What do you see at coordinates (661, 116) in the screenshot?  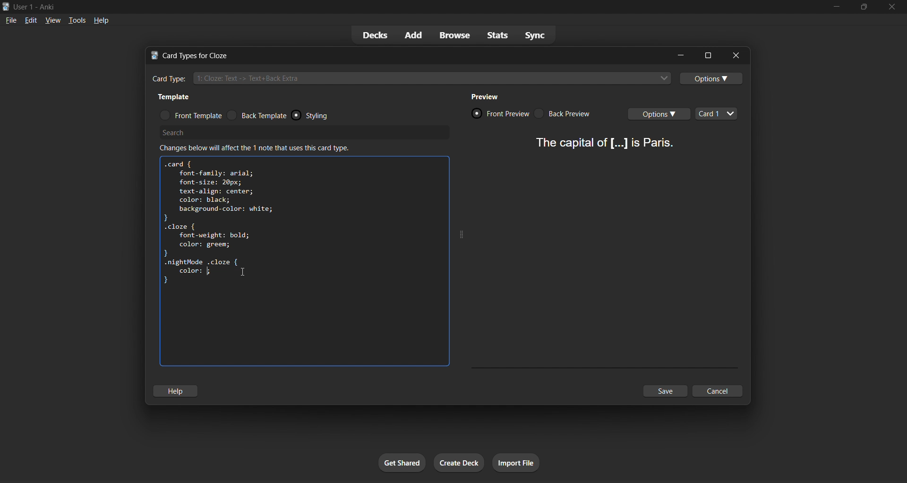 I see `card options` at bounding box center [661, 116].